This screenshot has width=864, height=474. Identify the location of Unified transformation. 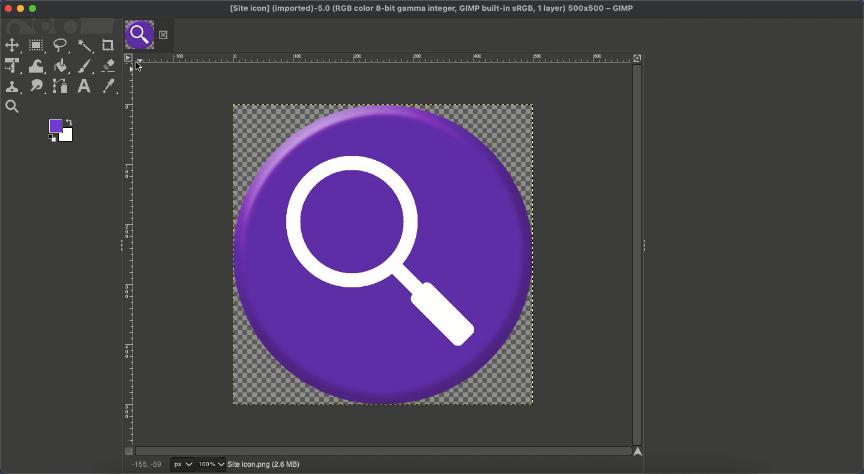
(11, 67).